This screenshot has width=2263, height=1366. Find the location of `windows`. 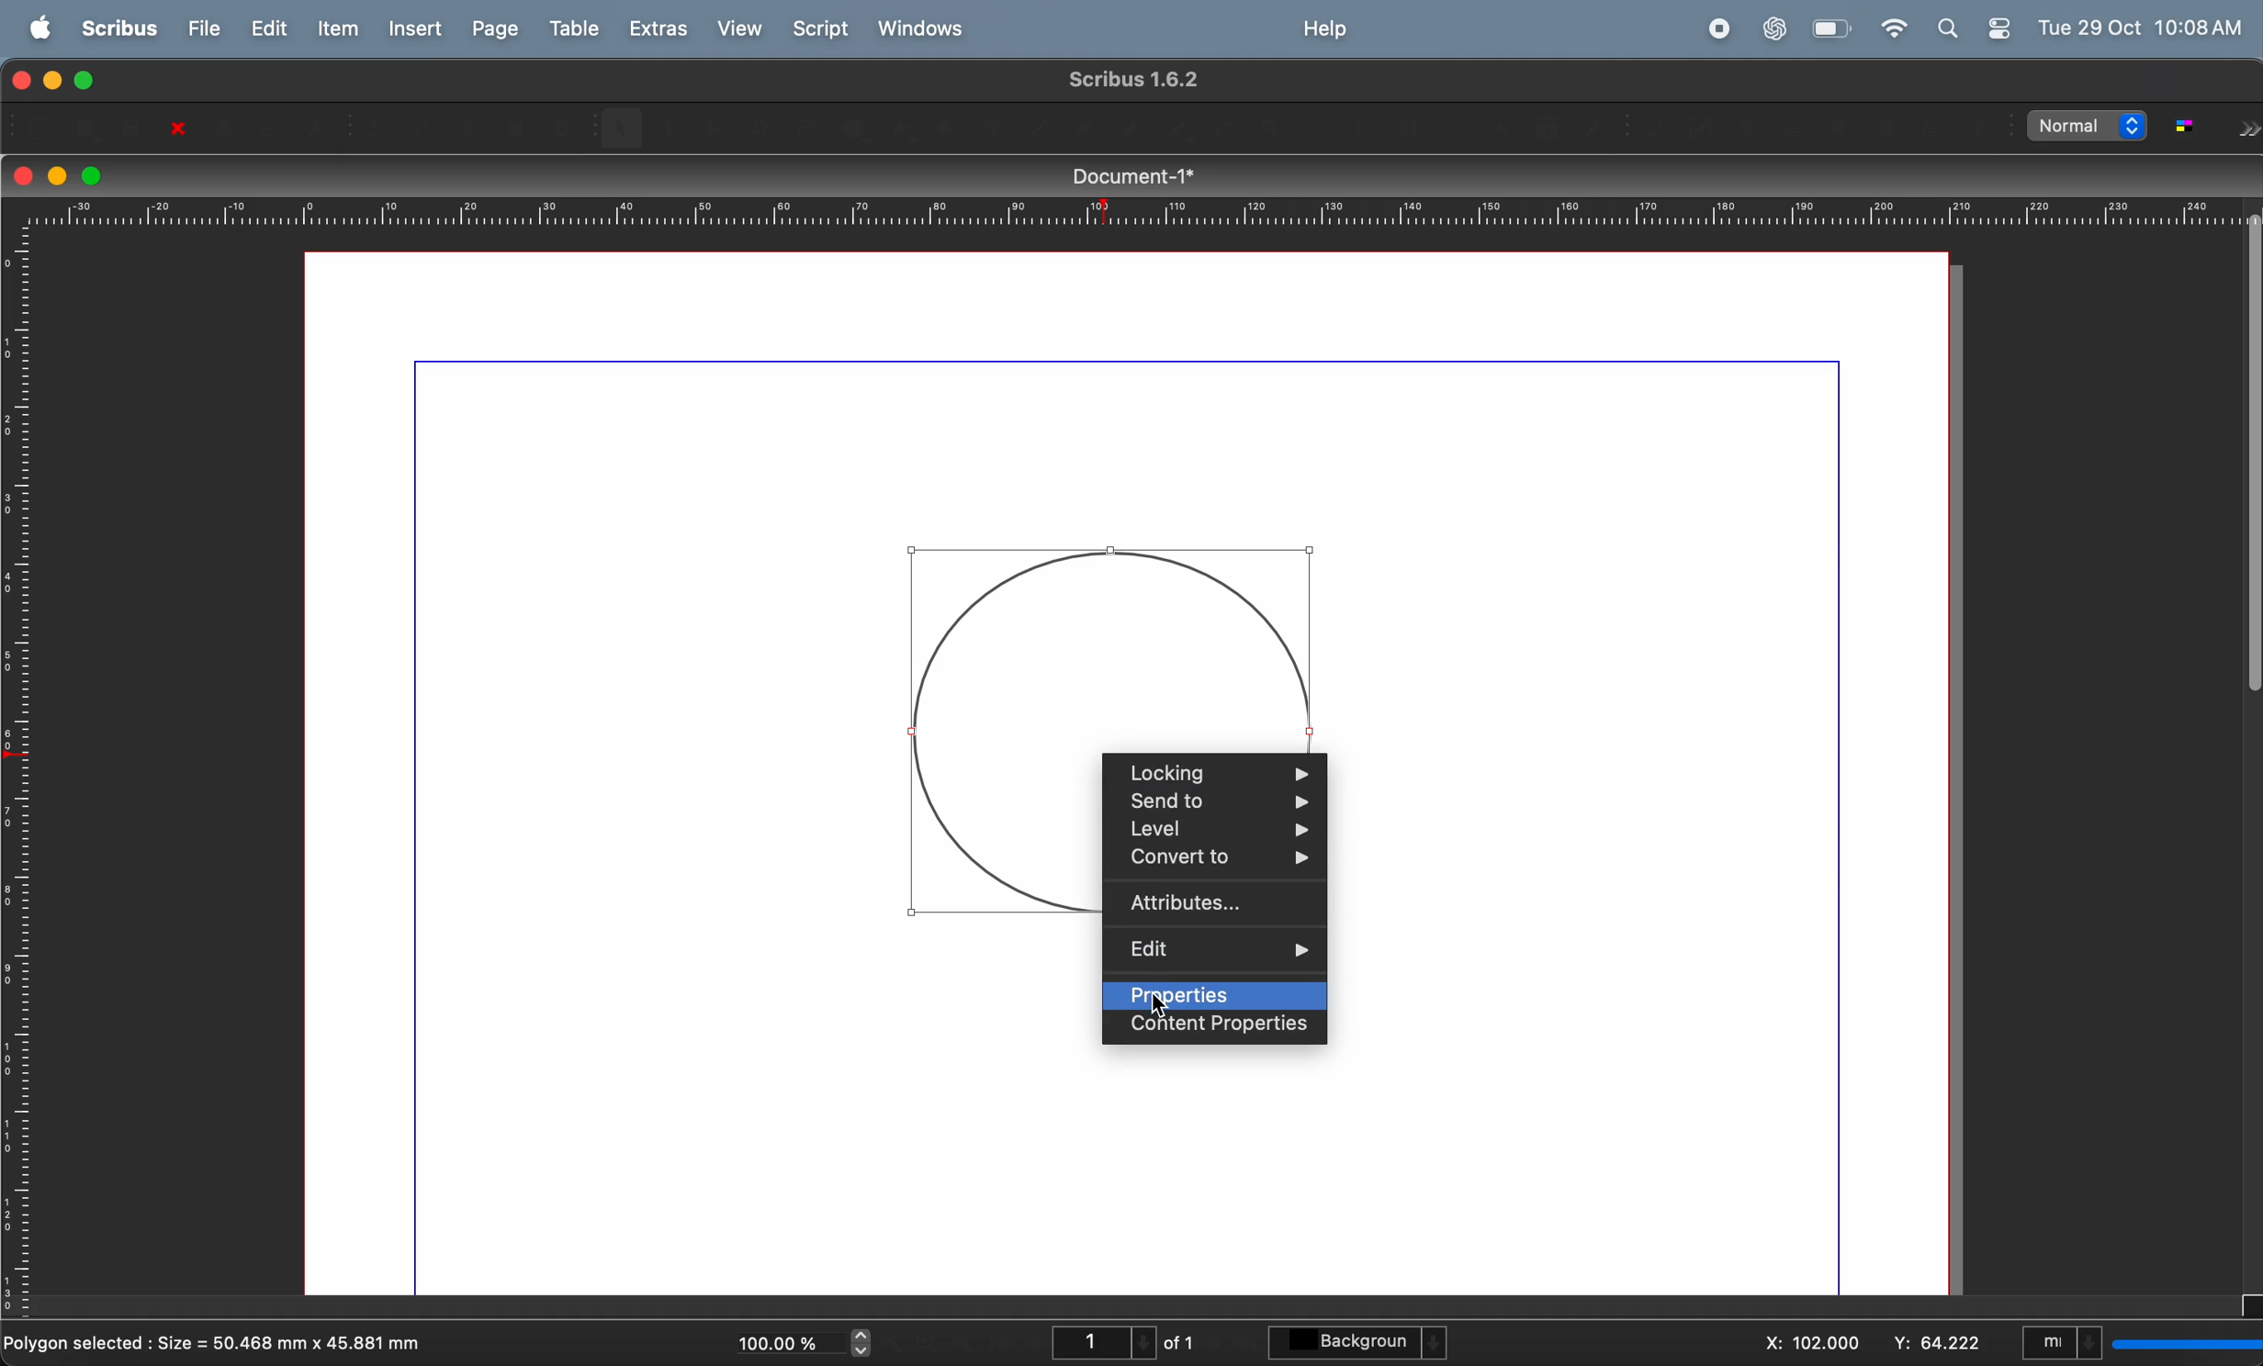

windows is located at coordinates (929, 29).